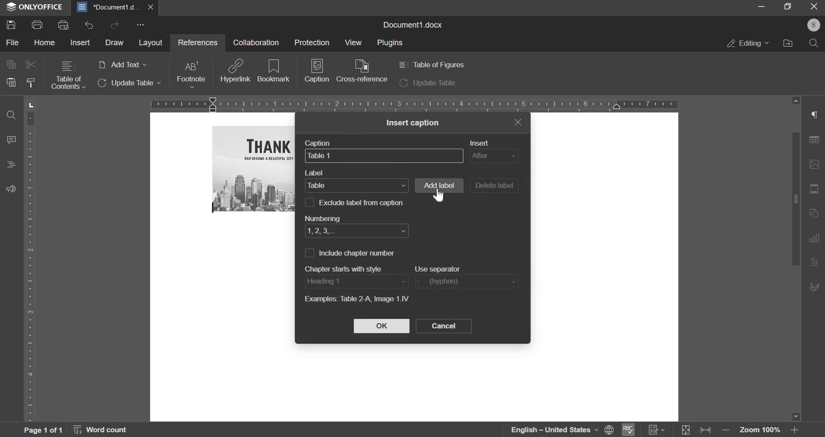 This screenshot has width=825, height=437. Describe the element at coordinates (390, 43) in the screenshot. I see `plugins` at that location.